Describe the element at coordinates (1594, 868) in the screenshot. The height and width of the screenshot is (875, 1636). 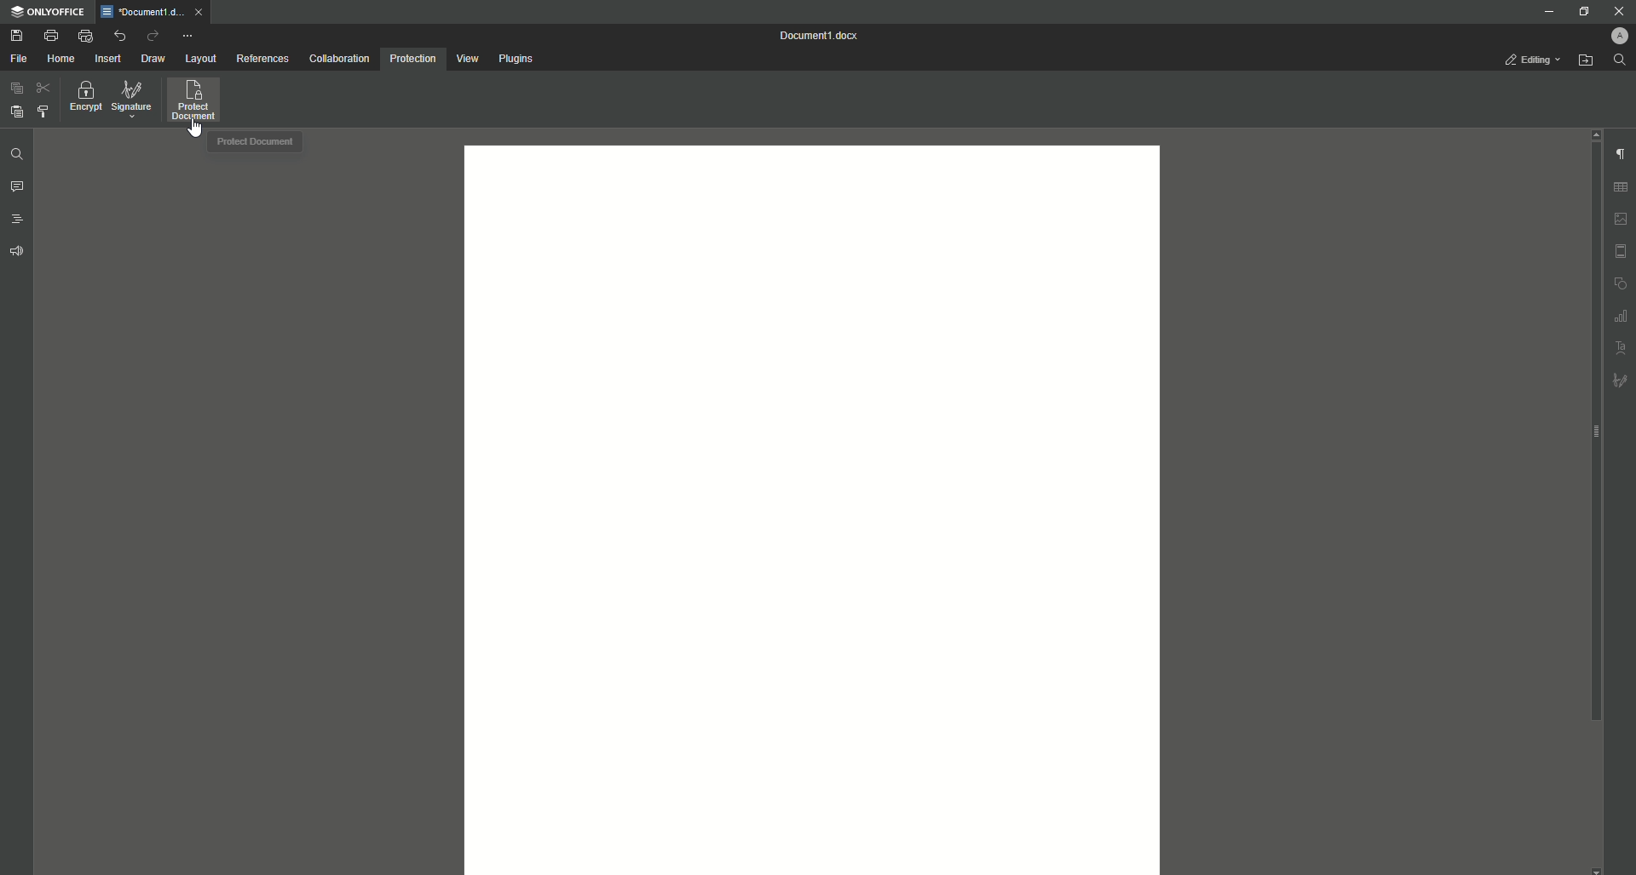
I see `scroll down` at that location.